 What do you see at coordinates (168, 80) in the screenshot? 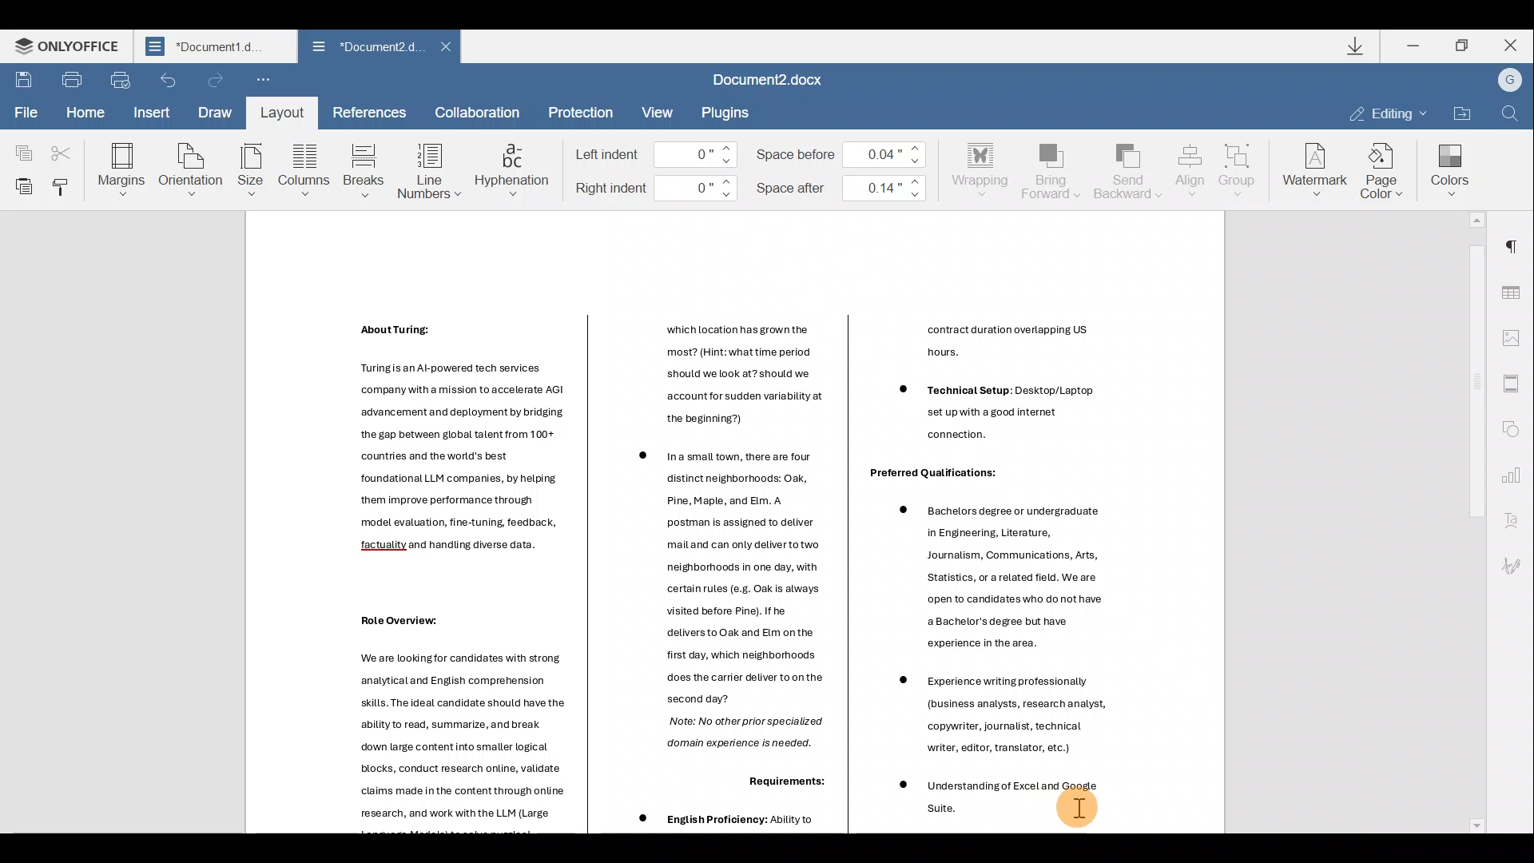
I see `Undo` at bounding box center [168, 80].